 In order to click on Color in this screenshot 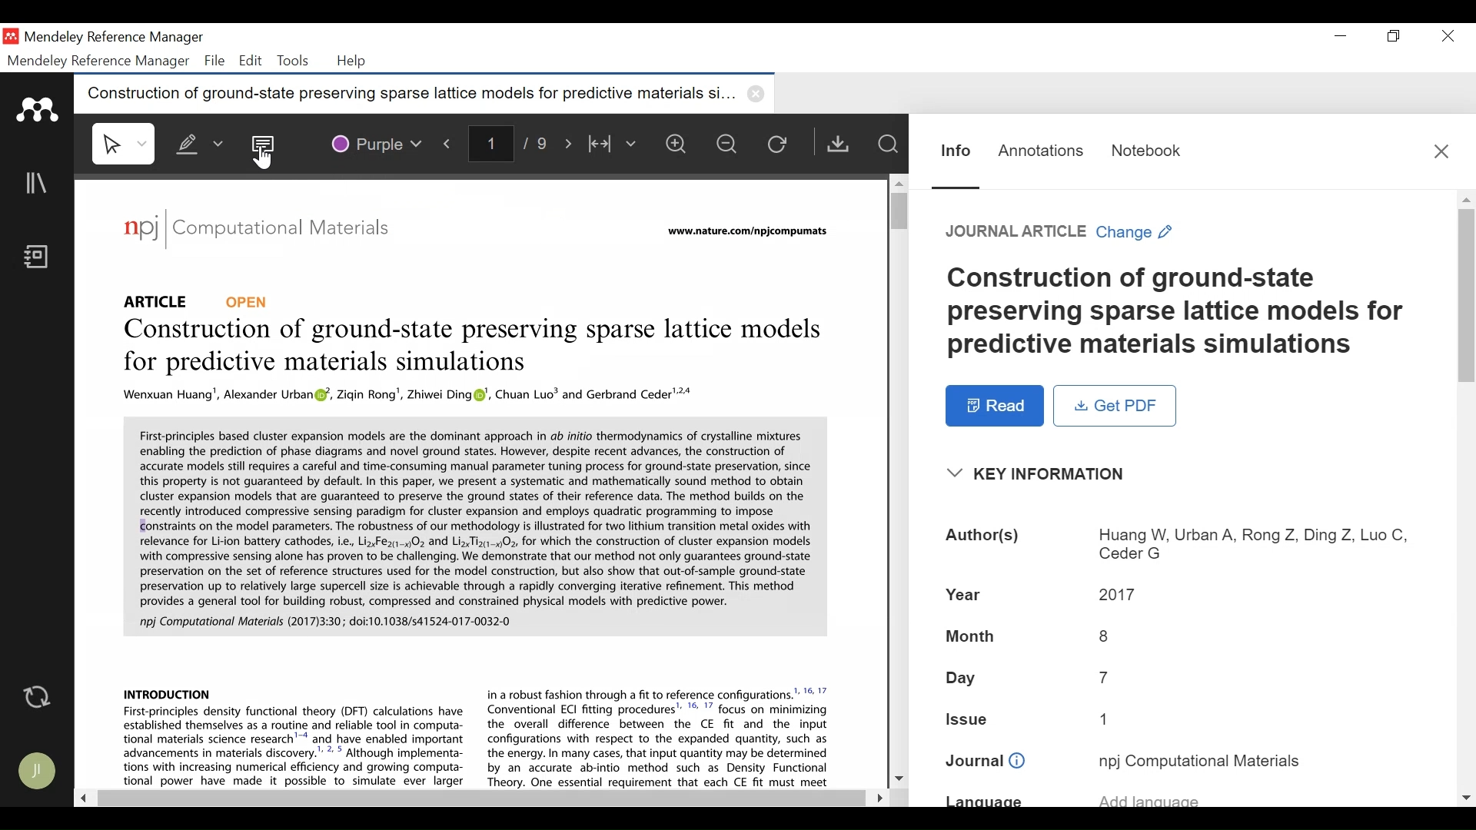, I will do `click(377, 142)`.